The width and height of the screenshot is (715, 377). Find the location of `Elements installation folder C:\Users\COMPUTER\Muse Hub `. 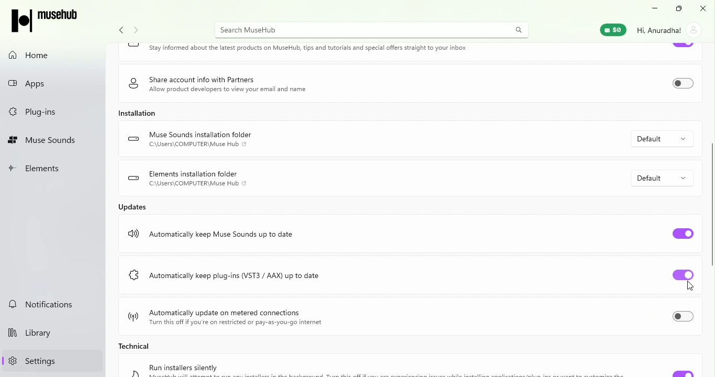

Elements installation folder C:\Users\COMPUTER\Muse Hub  is located at coordinates (198, 179).